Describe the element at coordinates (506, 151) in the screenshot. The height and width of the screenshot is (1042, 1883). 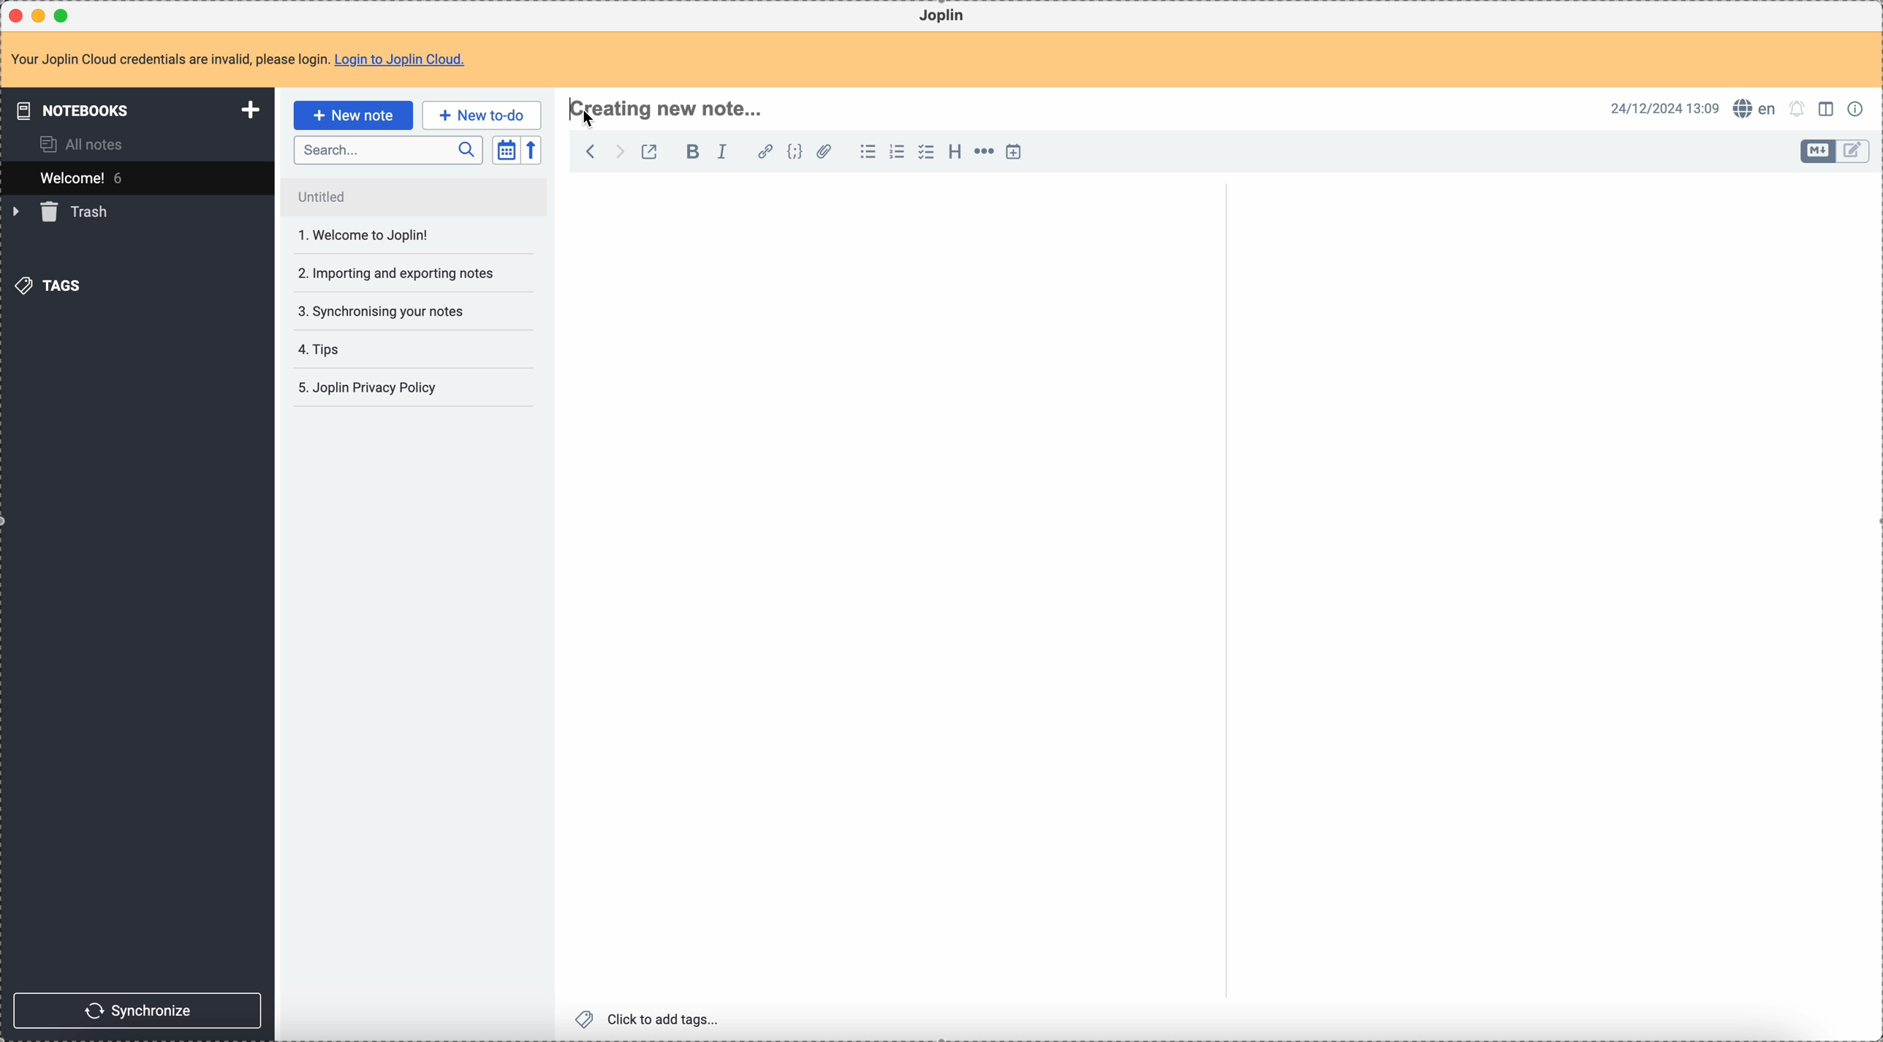
I see `toggle sort order field` at that location.